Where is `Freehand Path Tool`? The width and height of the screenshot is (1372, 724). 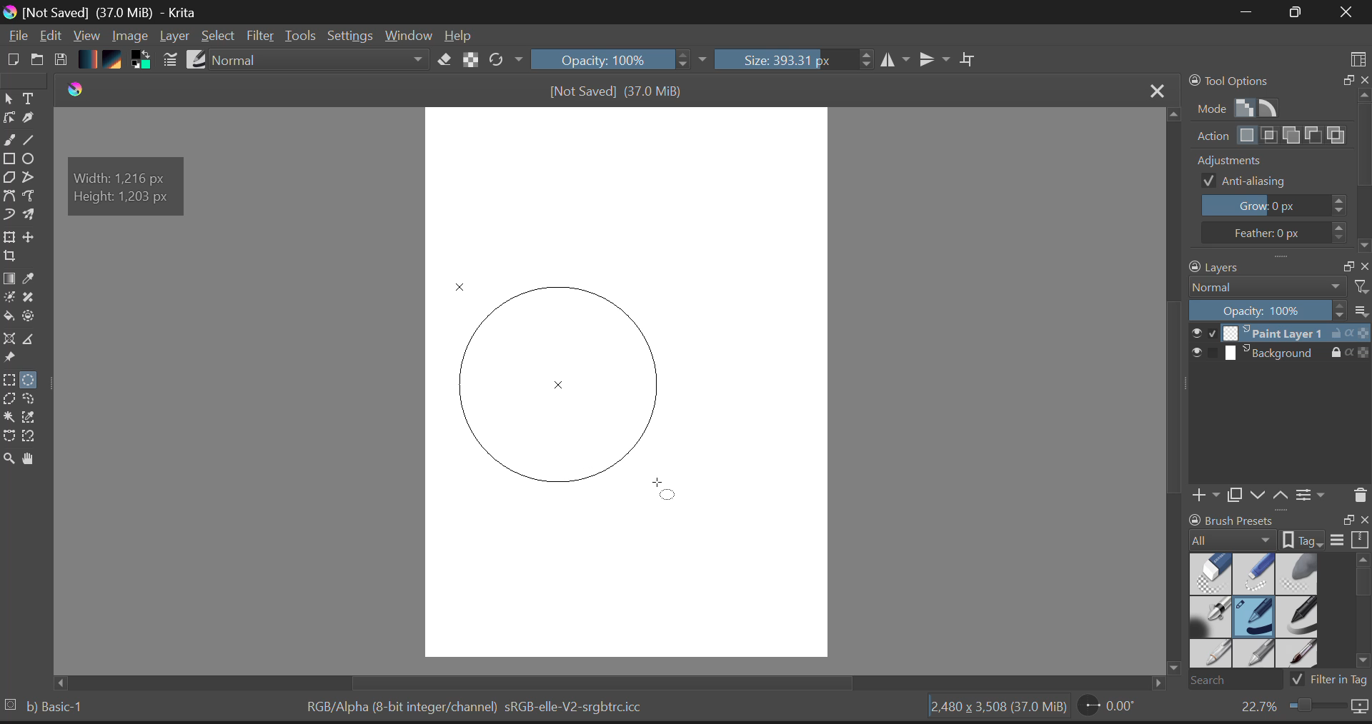 Freehand Path Tool is located at coordinates (33, 196).